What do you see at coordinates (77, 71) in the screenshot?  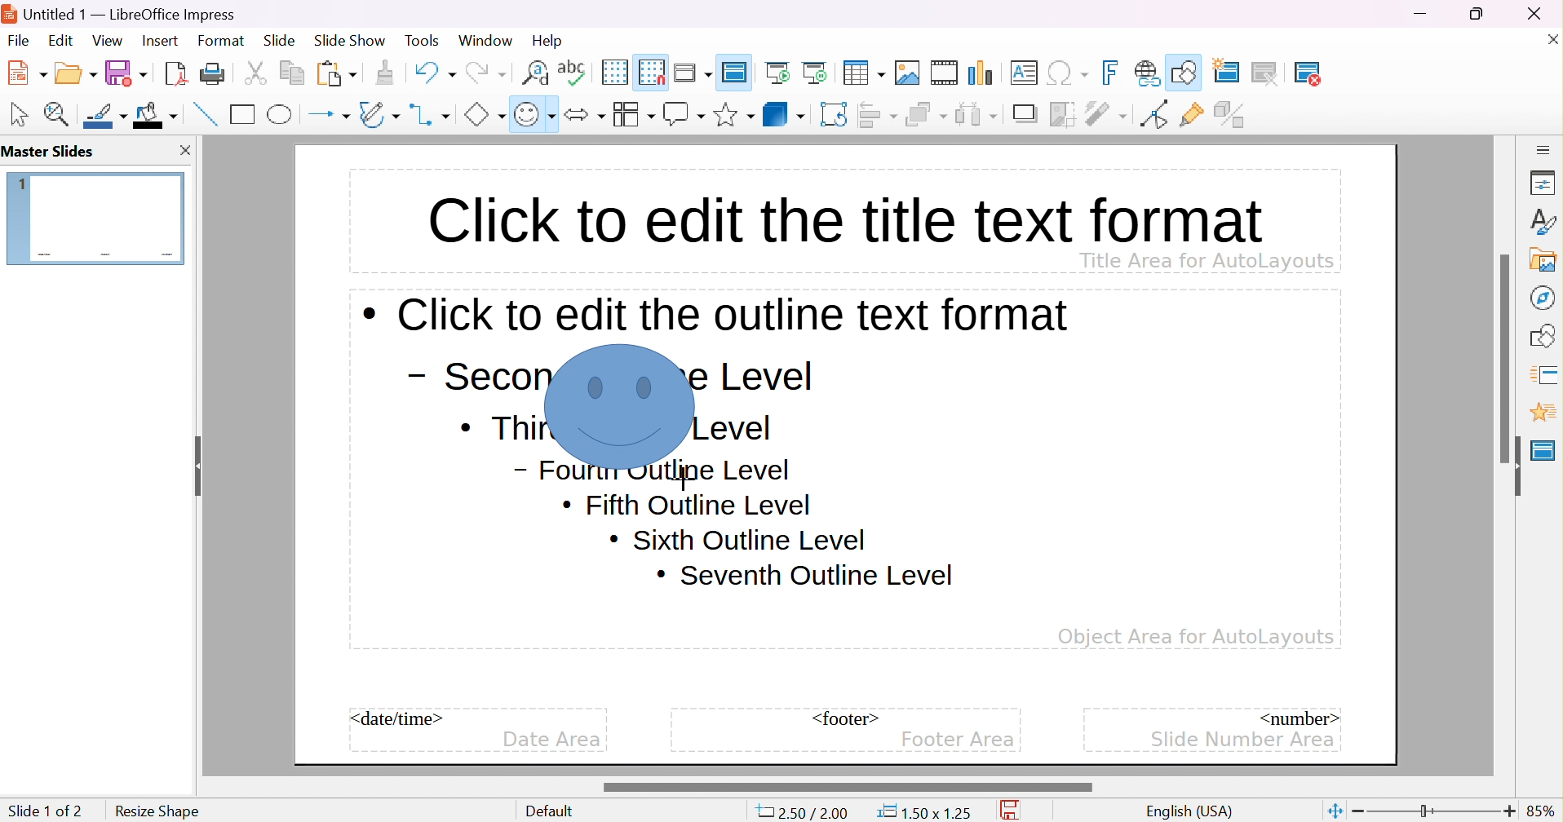 I see `open` at bounding box center [77, 71].